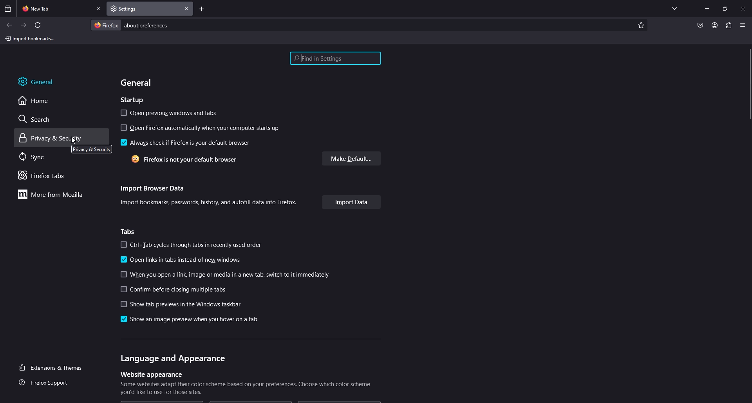 The height and width of the screenshot is (403, 752). What do you see at coordinates (742, 25) in the screenshot?
I see `application menu` at bounding box center [742, 25].